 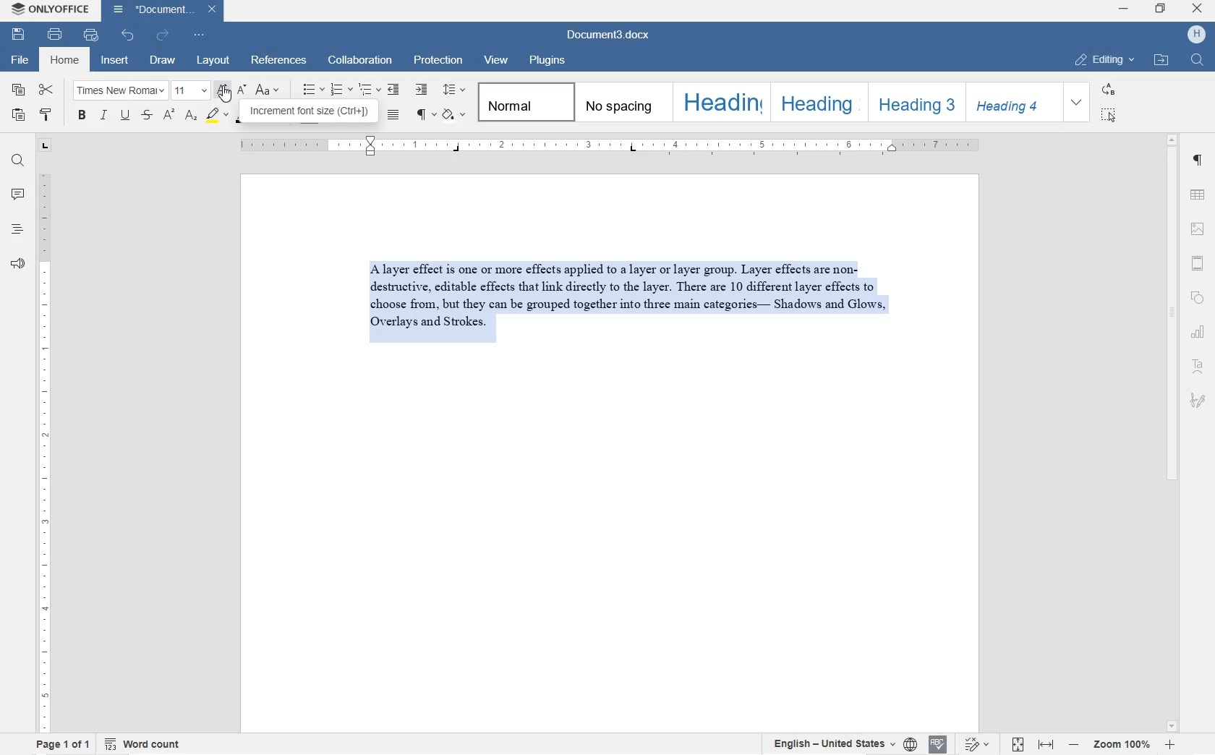 What do you see at coordinates (189, 90) in the screenshot?
I see `font size` at bounding box center [189, 90].